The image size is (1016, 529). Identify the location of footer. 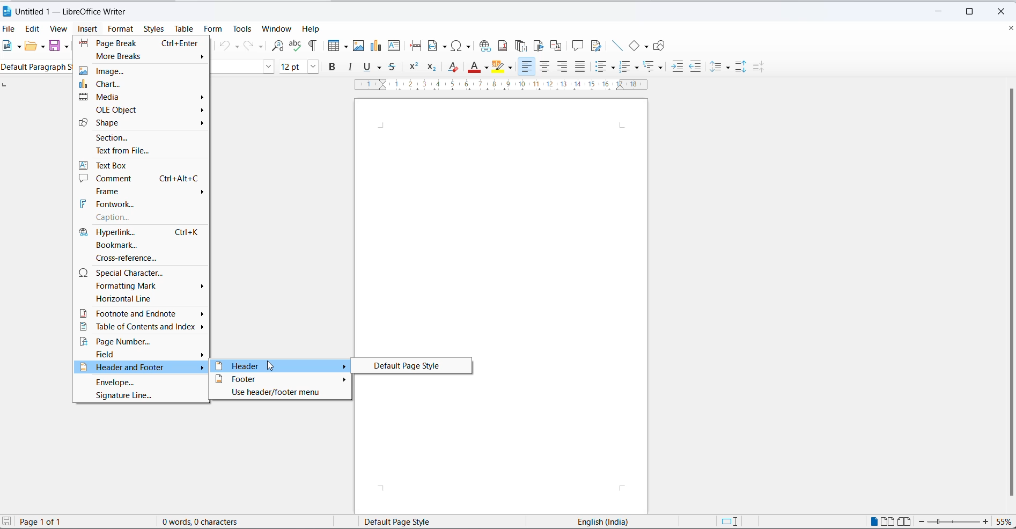
(280, 378).